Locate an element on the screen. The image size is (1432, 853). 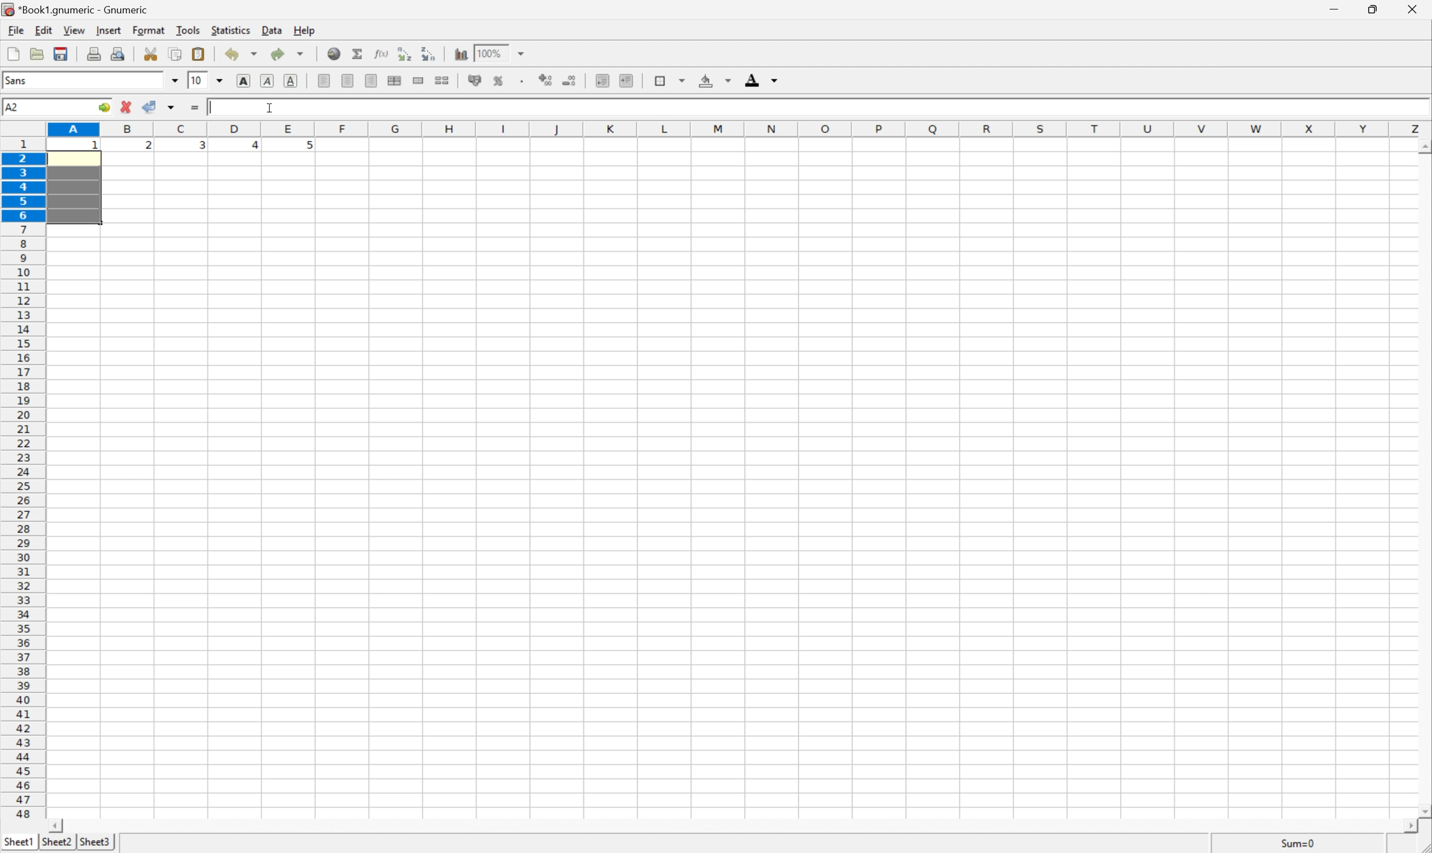
redo is located at coordinates (290, 53).